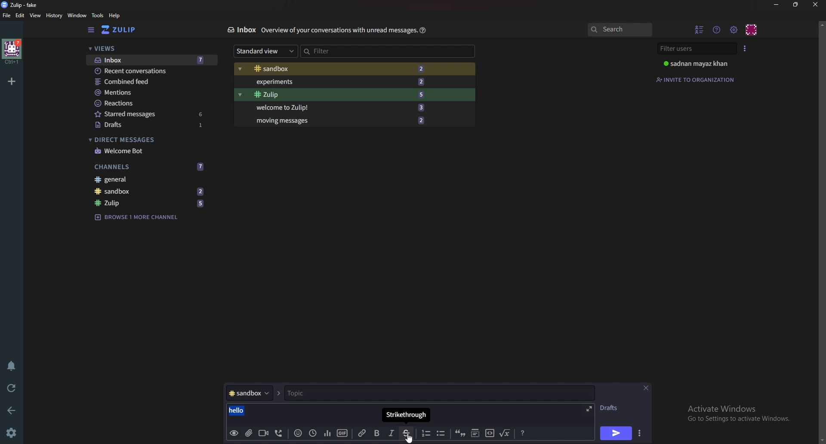 The height and width of the screenshot is (444, 826). What do you see at coordinates (407, 432) in the screenshot?
I see `Strike through` at bounding box center [407, 432].